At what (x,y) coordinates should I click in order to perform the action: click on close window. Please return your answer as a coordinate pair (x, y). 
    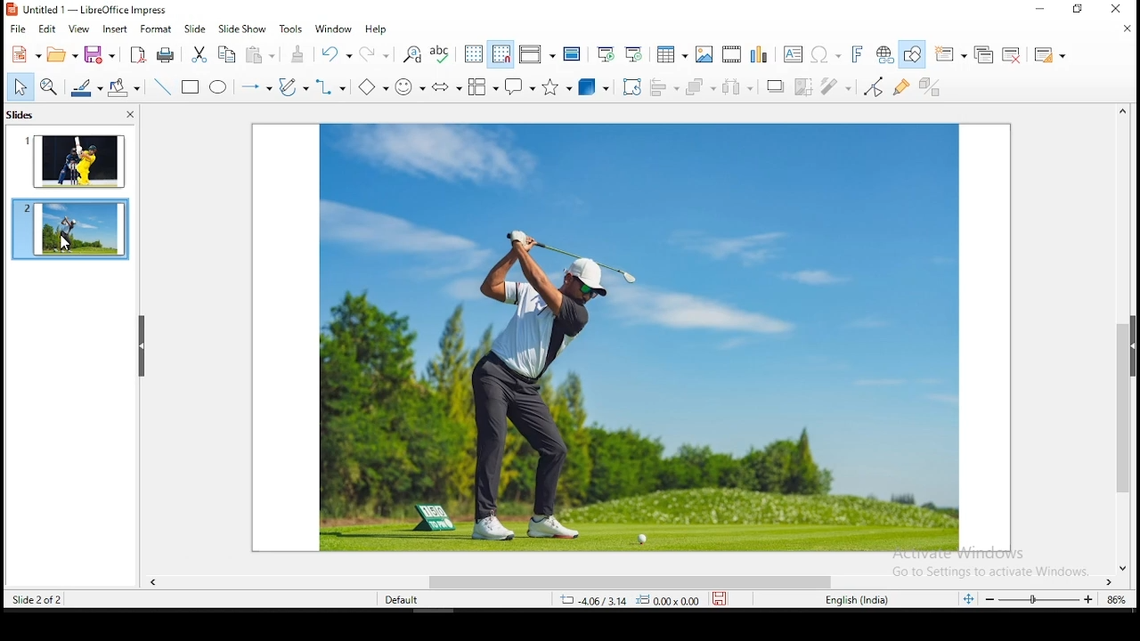
    Looking at the image, I should click on (1113, 8).